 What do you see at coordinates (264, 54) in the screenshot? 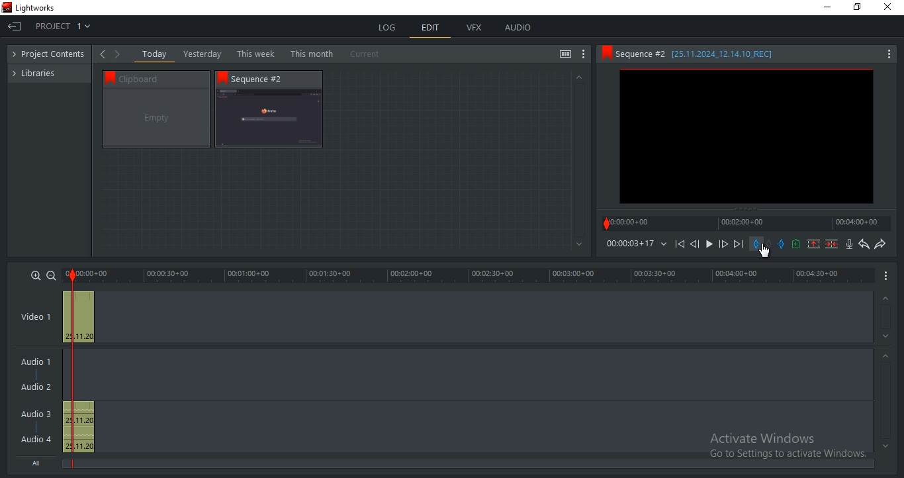
I see `Today, yesterday, This week, This month, Current` at bounding box center [264, 54].